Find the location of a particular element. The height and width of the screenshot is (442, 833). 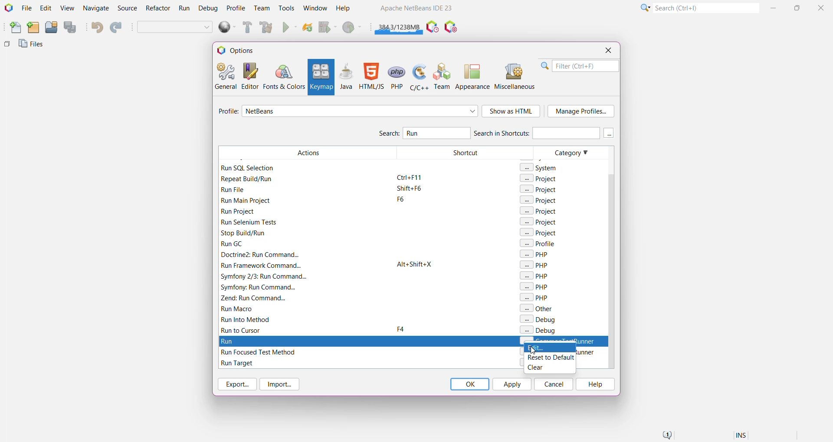

Open Project is located at coordinates (51, 28).